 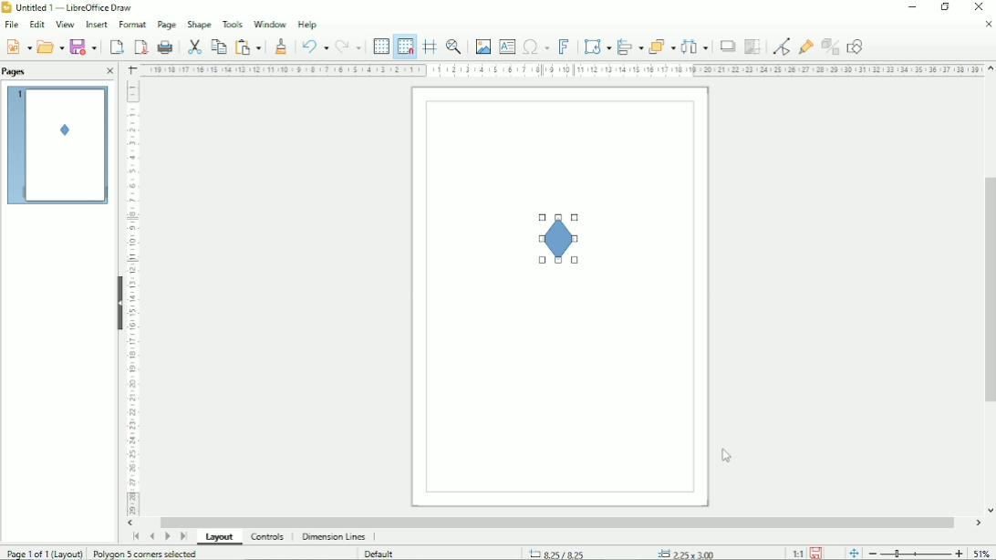 What do you see at coordinates (350, 45) in the screenshot?
I see `Redo` at bounding box center [350, 45].